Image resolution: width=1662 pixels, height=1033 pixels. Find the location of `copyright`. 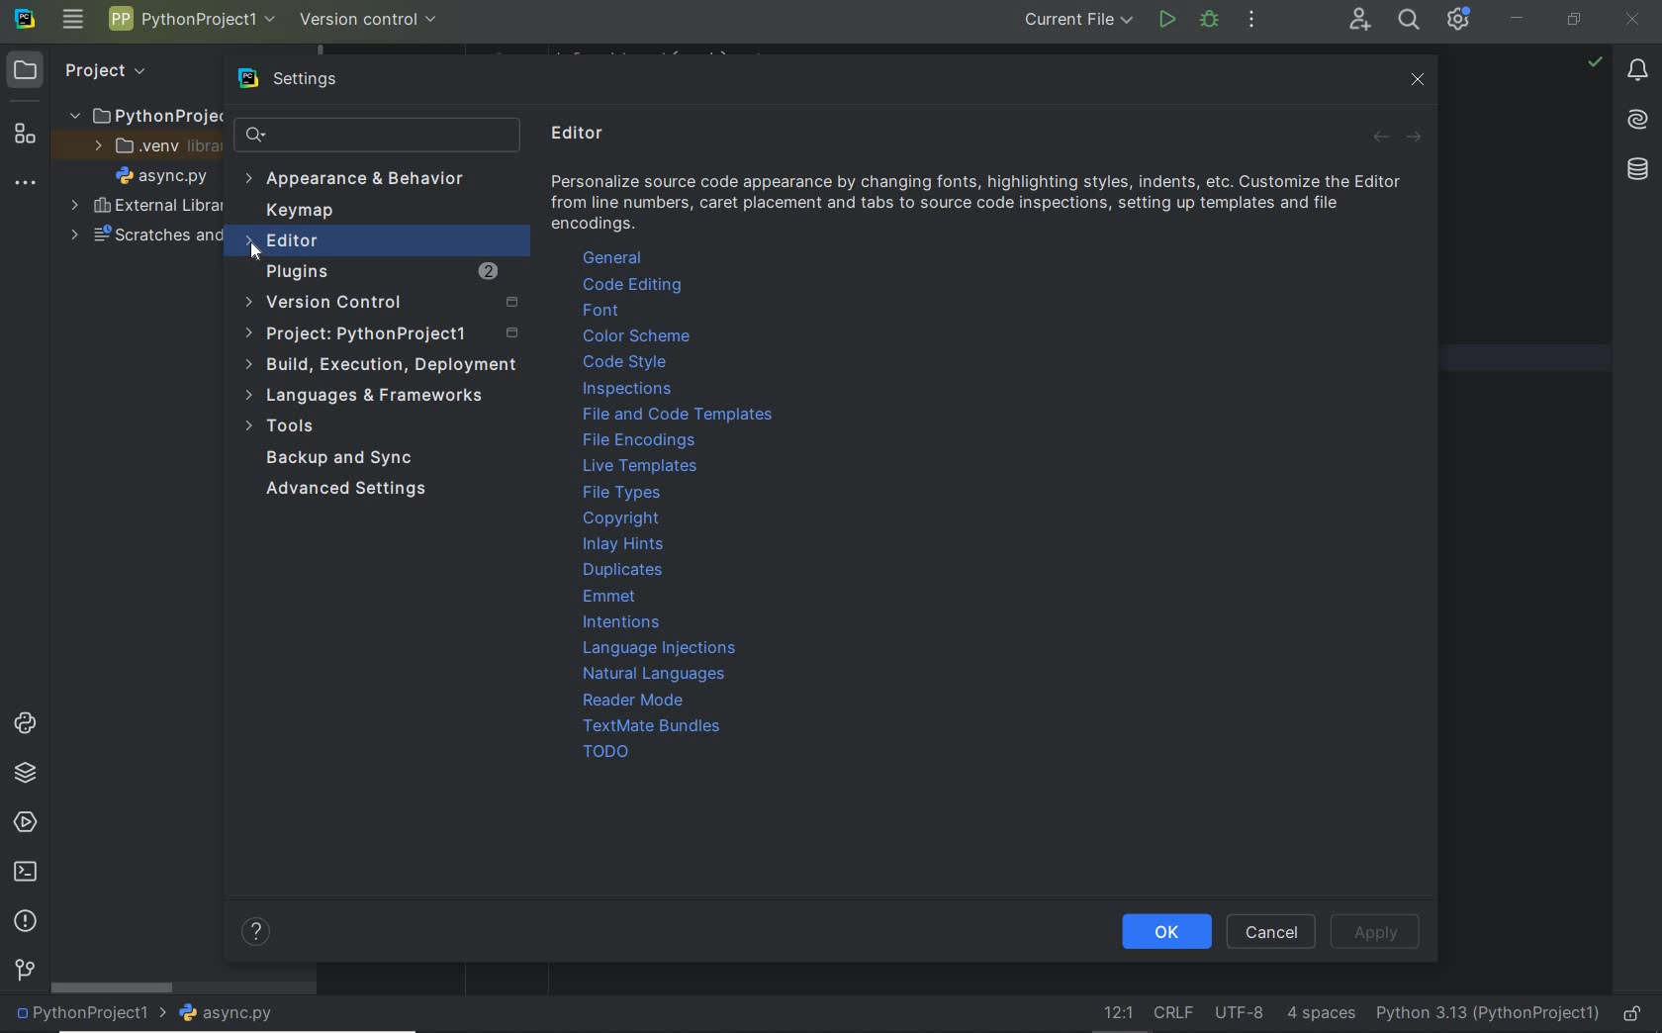

copyright is located at coordinates (618, 520).